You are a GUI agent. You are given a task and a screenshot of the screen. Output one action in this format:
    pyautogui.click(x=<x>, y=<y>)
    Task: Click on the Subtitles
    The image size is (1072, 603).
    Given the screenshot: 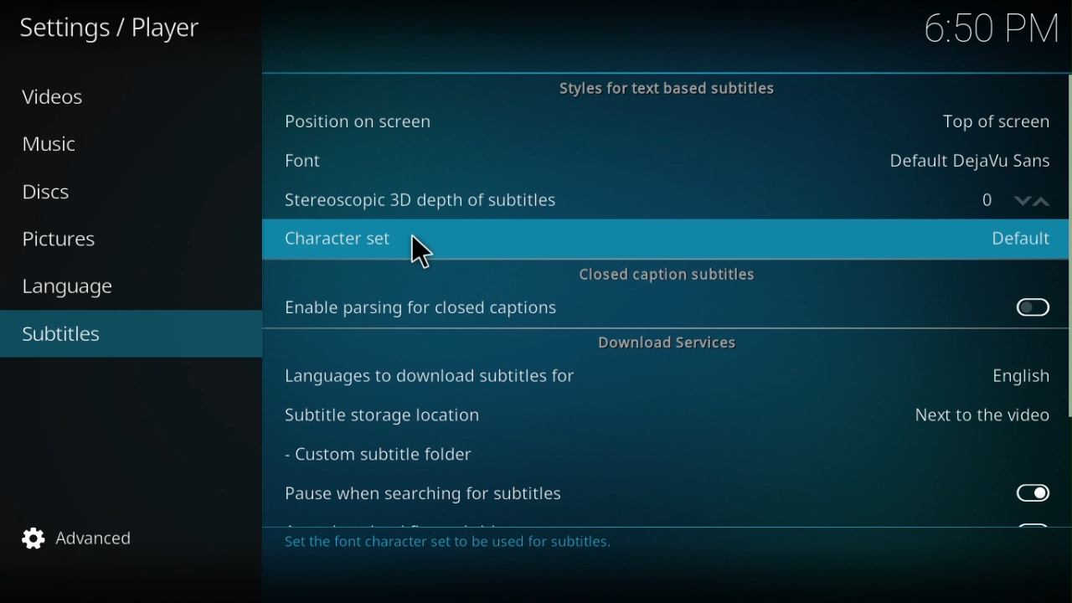 What is the action you would take?
    pyautogui.click(x=73, y=333)
    